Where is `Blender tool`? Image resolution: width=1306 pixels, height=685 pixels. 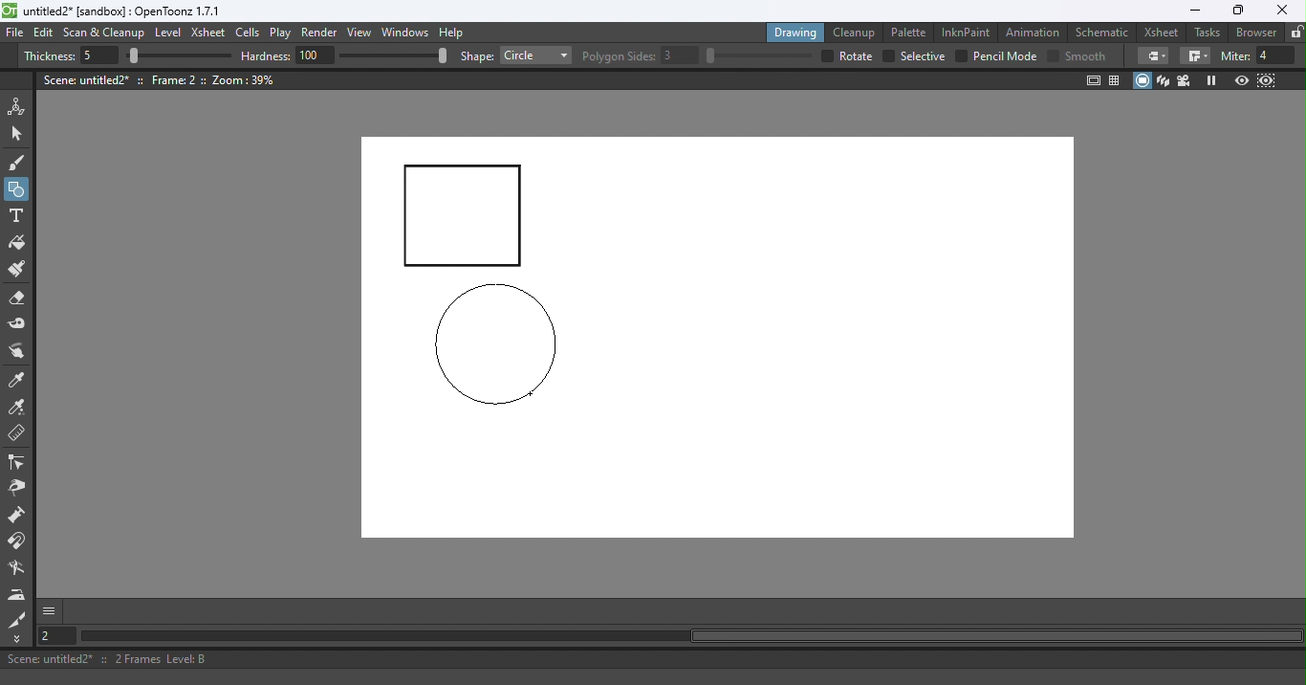
Blender tool is located at coordinates (20, 569).